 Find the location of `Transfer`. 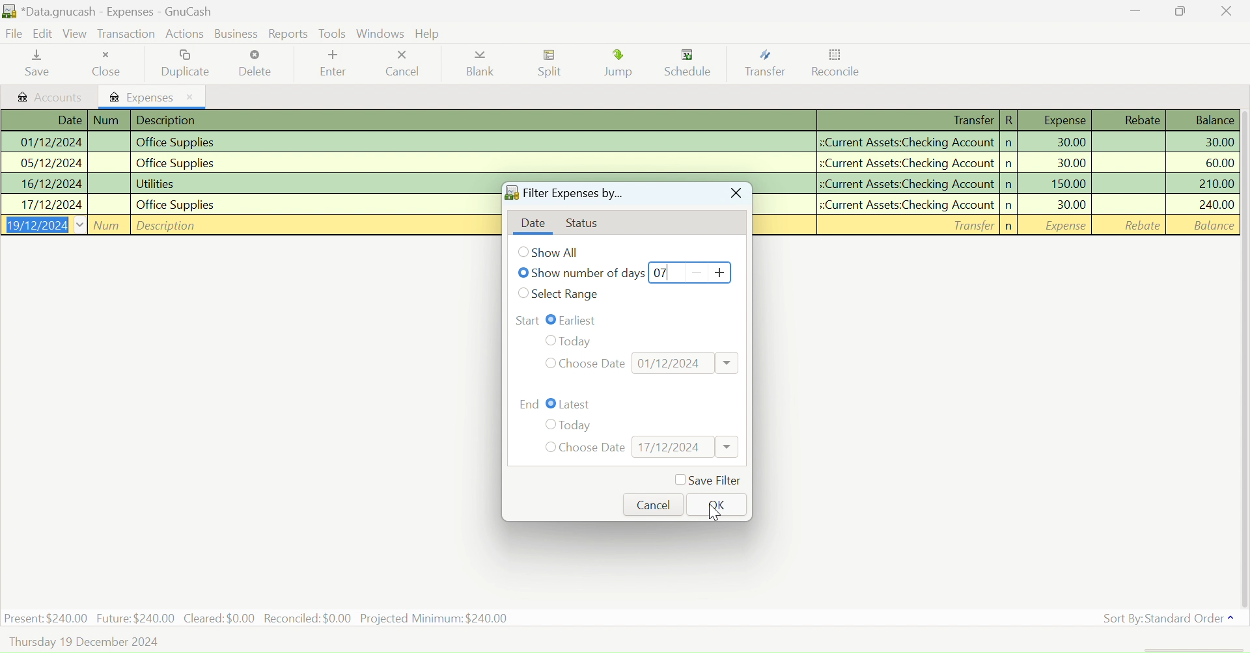

Transfer is located at coordinates (770, 64).